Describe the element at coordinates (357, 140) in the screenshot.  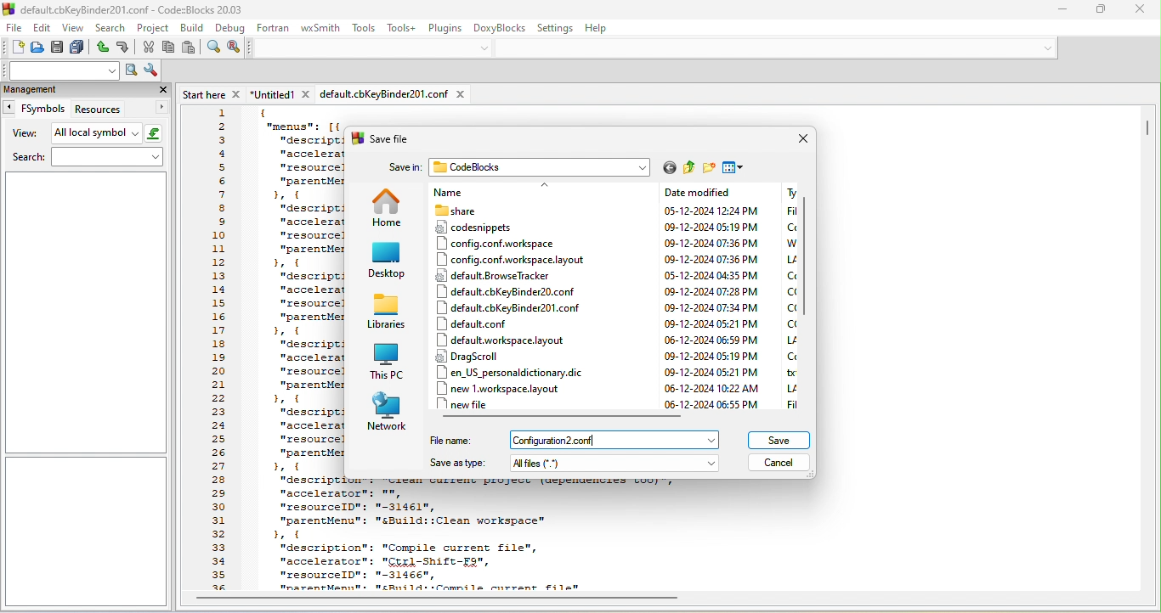
I see `icon` at that location.